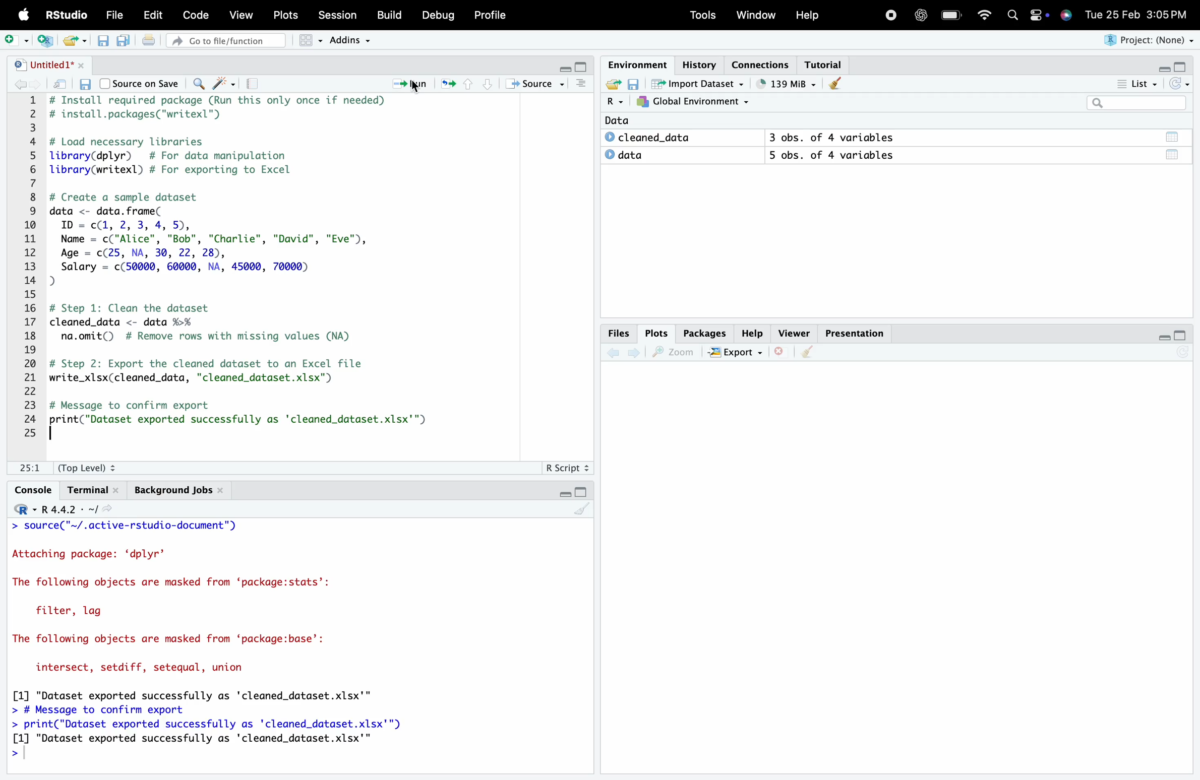 This screenshot has width=1200, height=780. Describe the element at coordinates (739, 352) in the screenshot. I see `Export` at that location.